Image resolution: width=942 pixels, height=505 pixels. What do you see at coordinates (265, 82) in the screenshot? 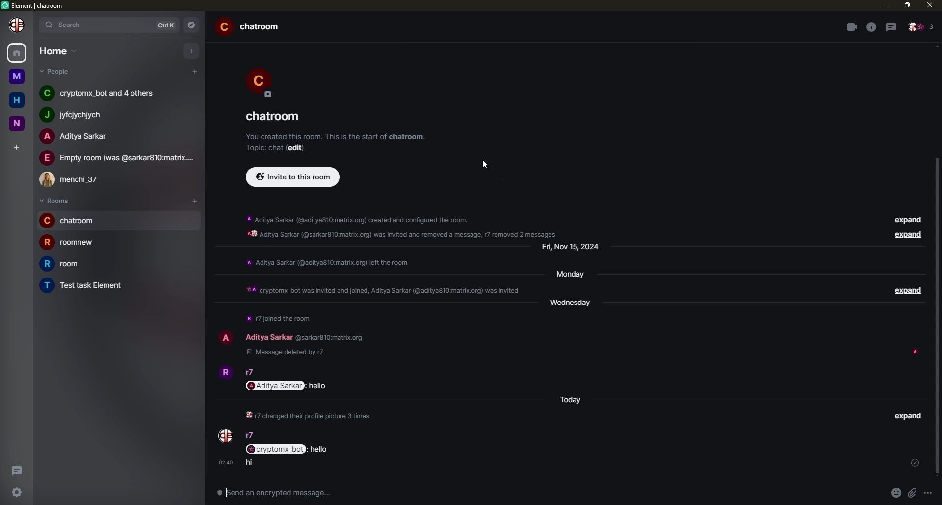
I see `profile` at bounding box center [265, 82].